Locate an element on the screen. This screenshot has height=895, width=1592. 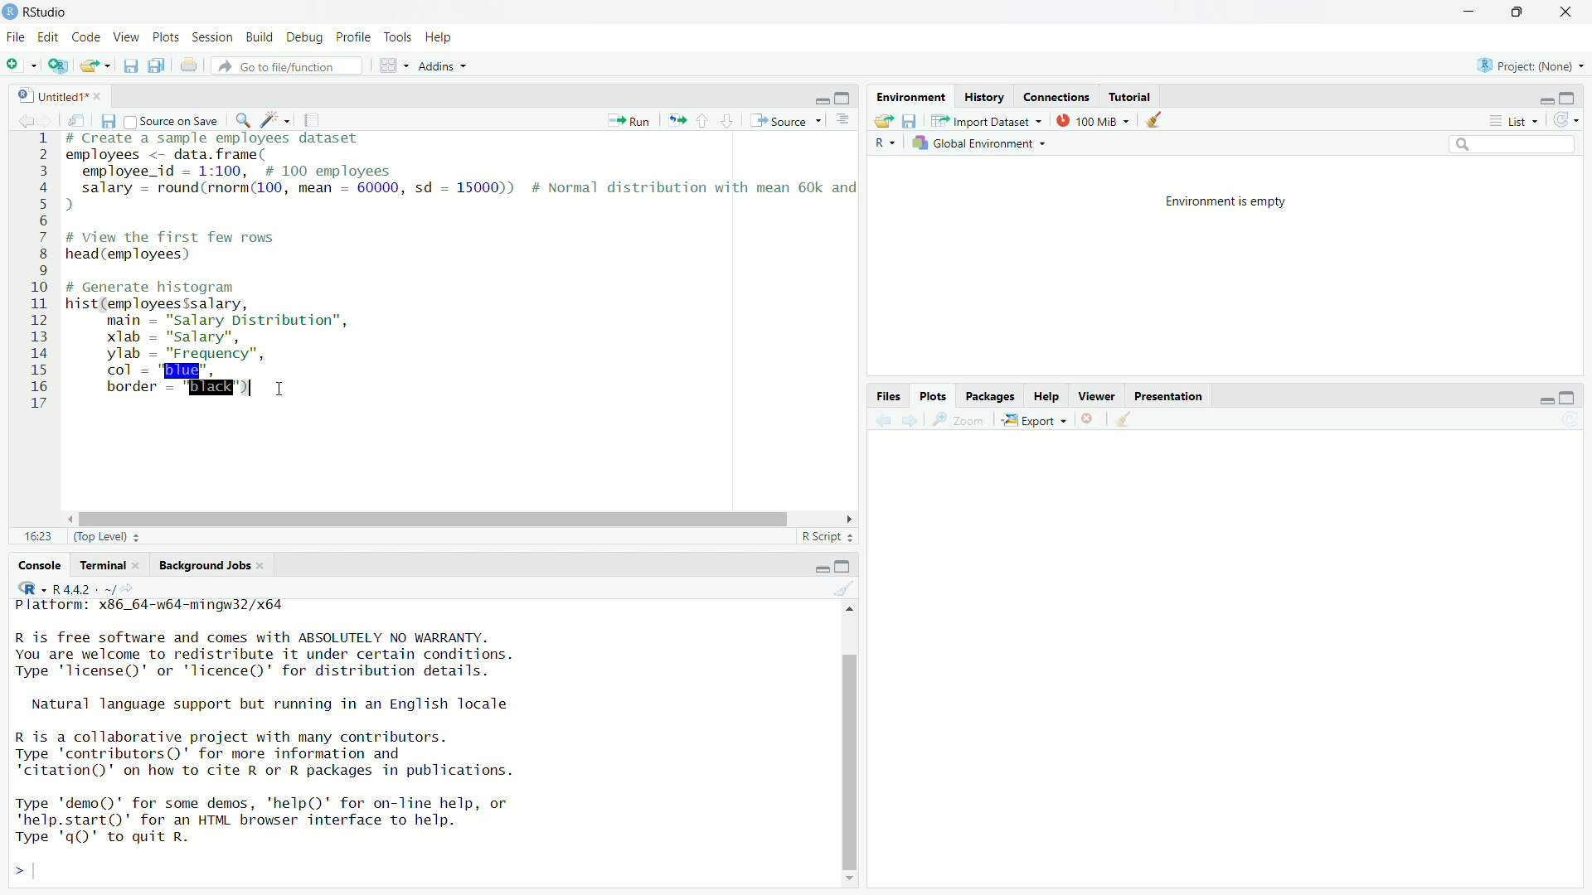
# View the first few rows head (employees) is located at coordinates (172, 249).